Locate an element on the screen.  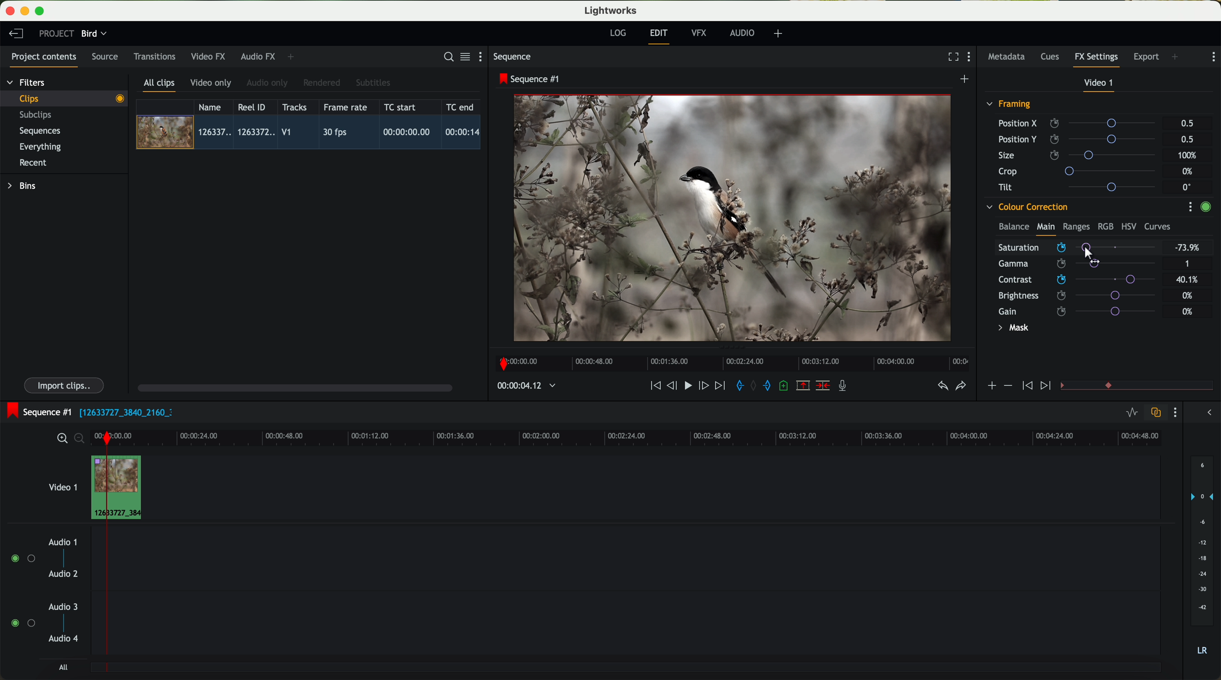
add, remove and create layouts is located at coordinates (780, 34).